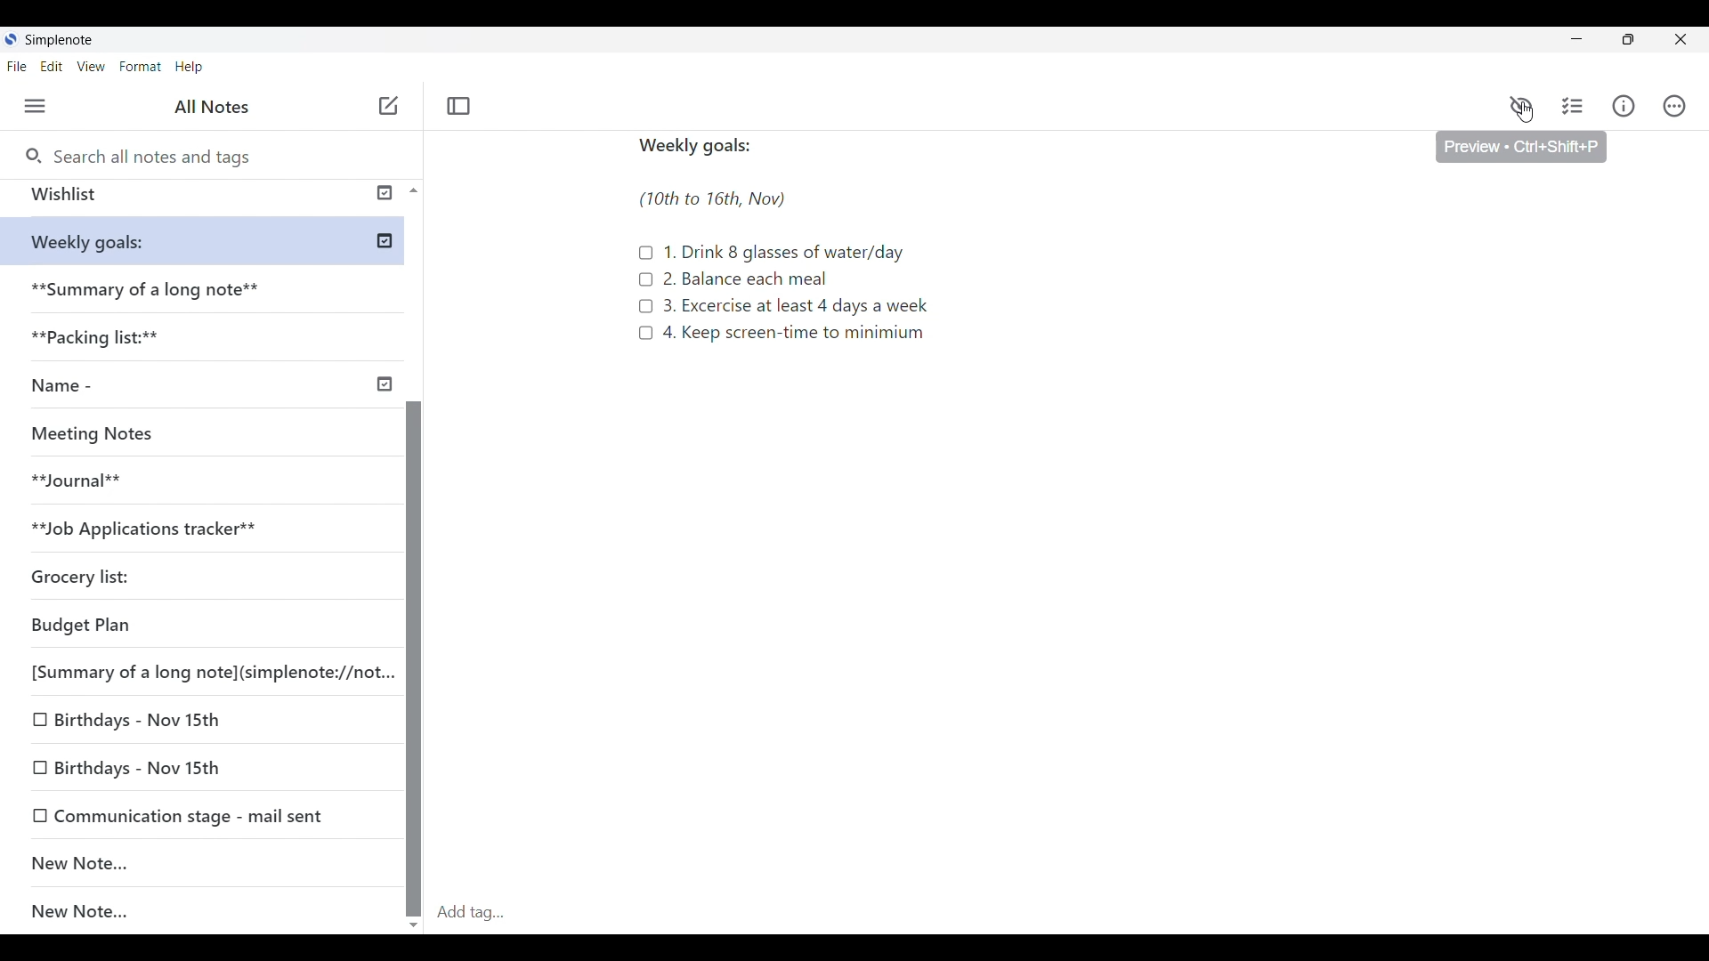 This screenshot has height=961, width=1709. What do you see at coordinates (180, 723) in the screenshot?
I see `Birthdays - Nov 15th` at bounding box center [180, 723].